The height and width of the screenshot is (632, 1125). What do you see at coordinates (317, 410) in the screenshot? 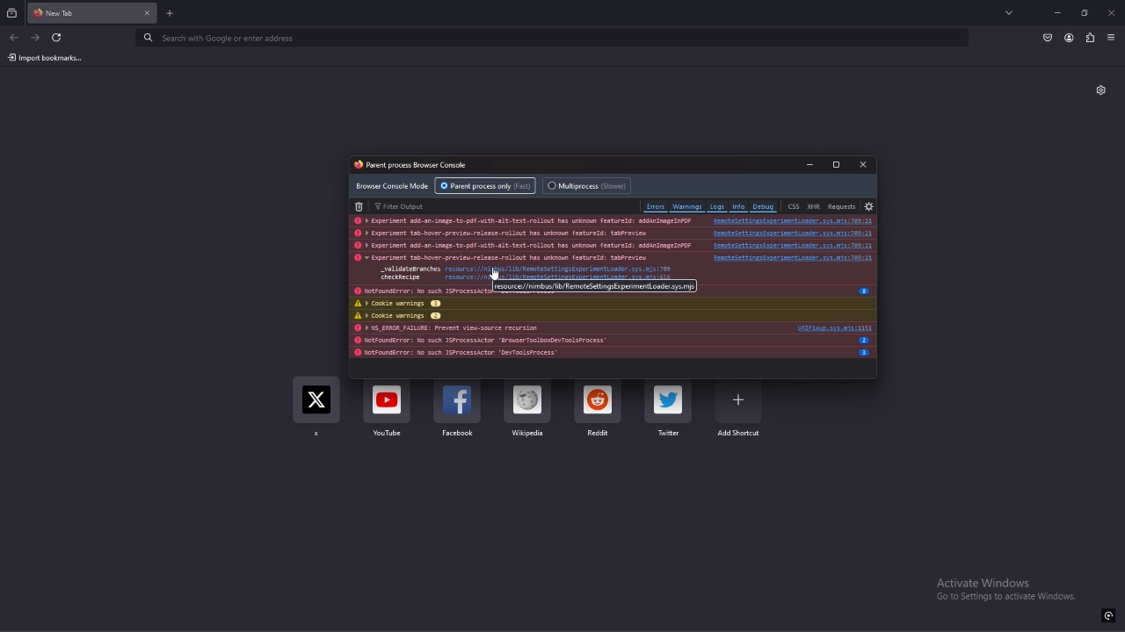
I see `x` at bounding box center [317, 410].